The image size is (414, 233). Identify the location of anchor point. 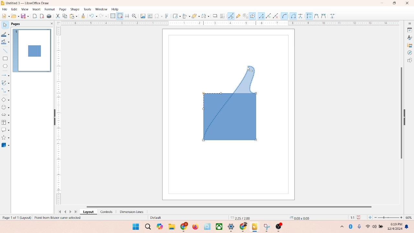
(298, 217).